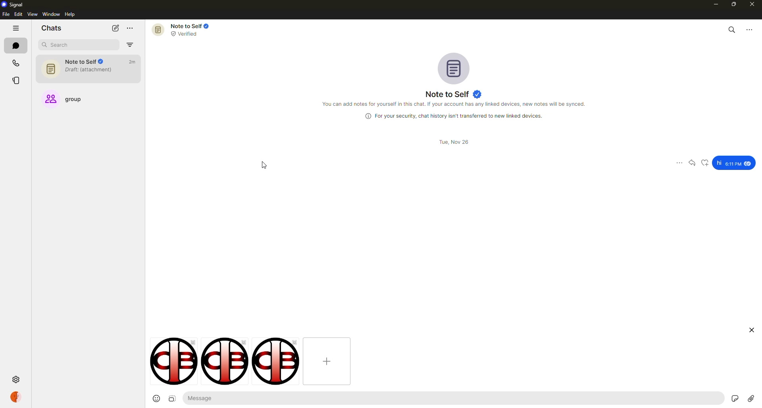 This screenshot has height=408, width=762. What do you see at coordinates (129, 44) in the screenshot?
I see `filter` at bounding box center [129, 44].